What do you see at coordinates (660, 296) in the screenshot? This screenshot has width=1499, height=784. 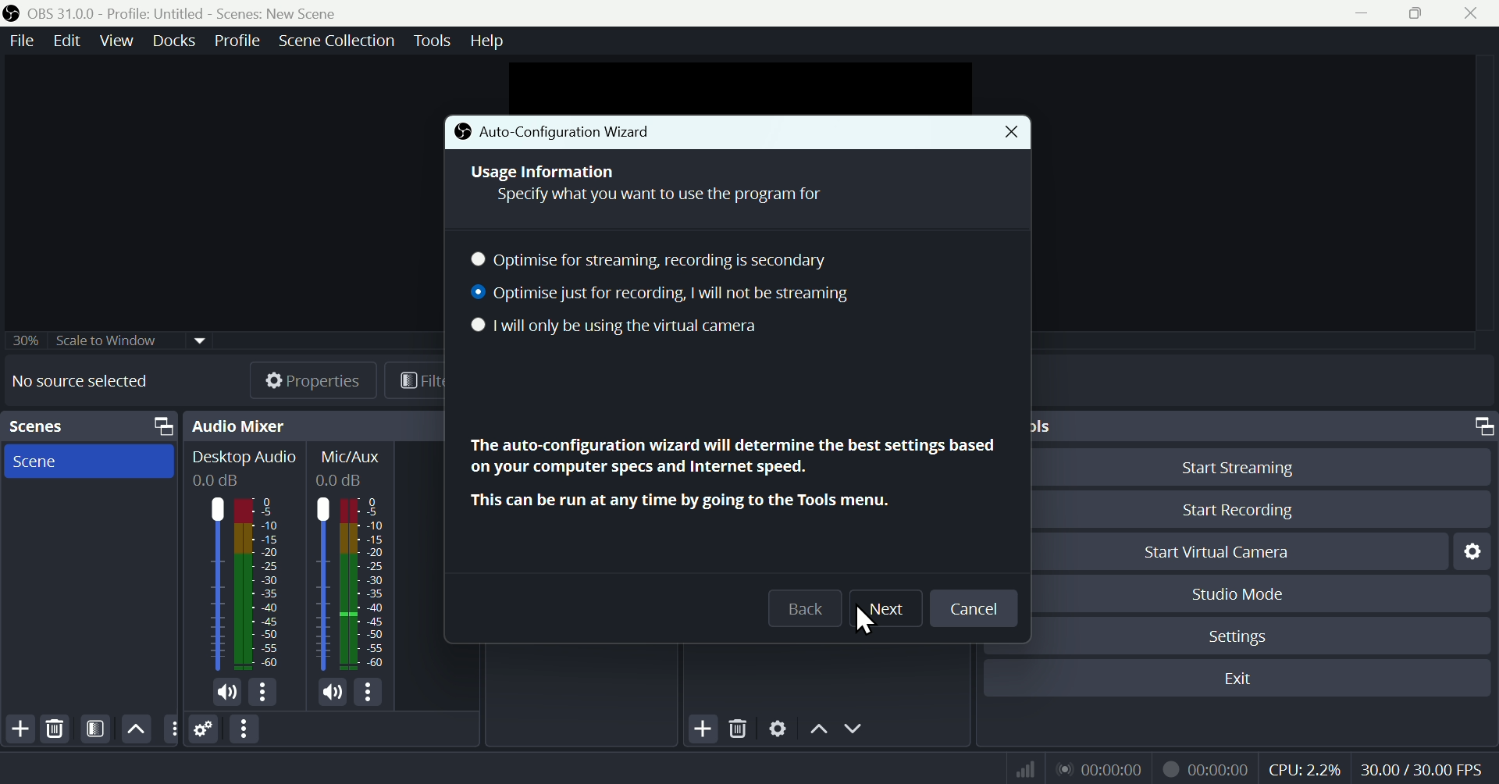 I see `@ Optimise just tor recoraing, | will not be streaming` at bounding box center [660, 296].